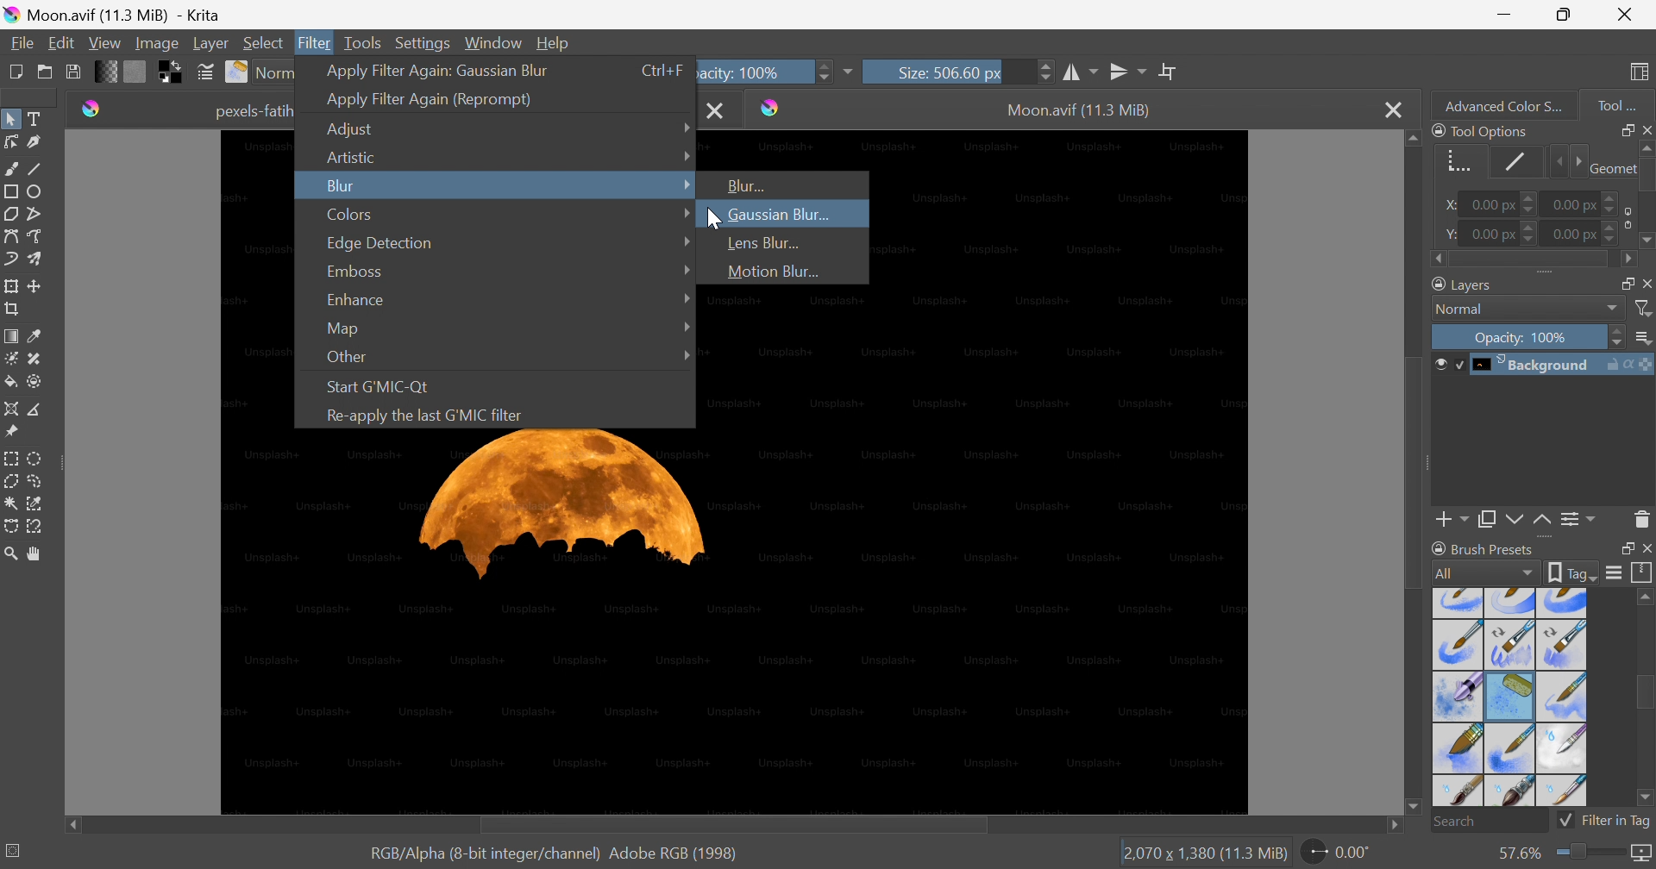 Image resolution: width=1656 pixels, height=869 pixels. Describe the element at coordinates (1646, 692) in the screenshot. I see `Scroll bar` at that location.